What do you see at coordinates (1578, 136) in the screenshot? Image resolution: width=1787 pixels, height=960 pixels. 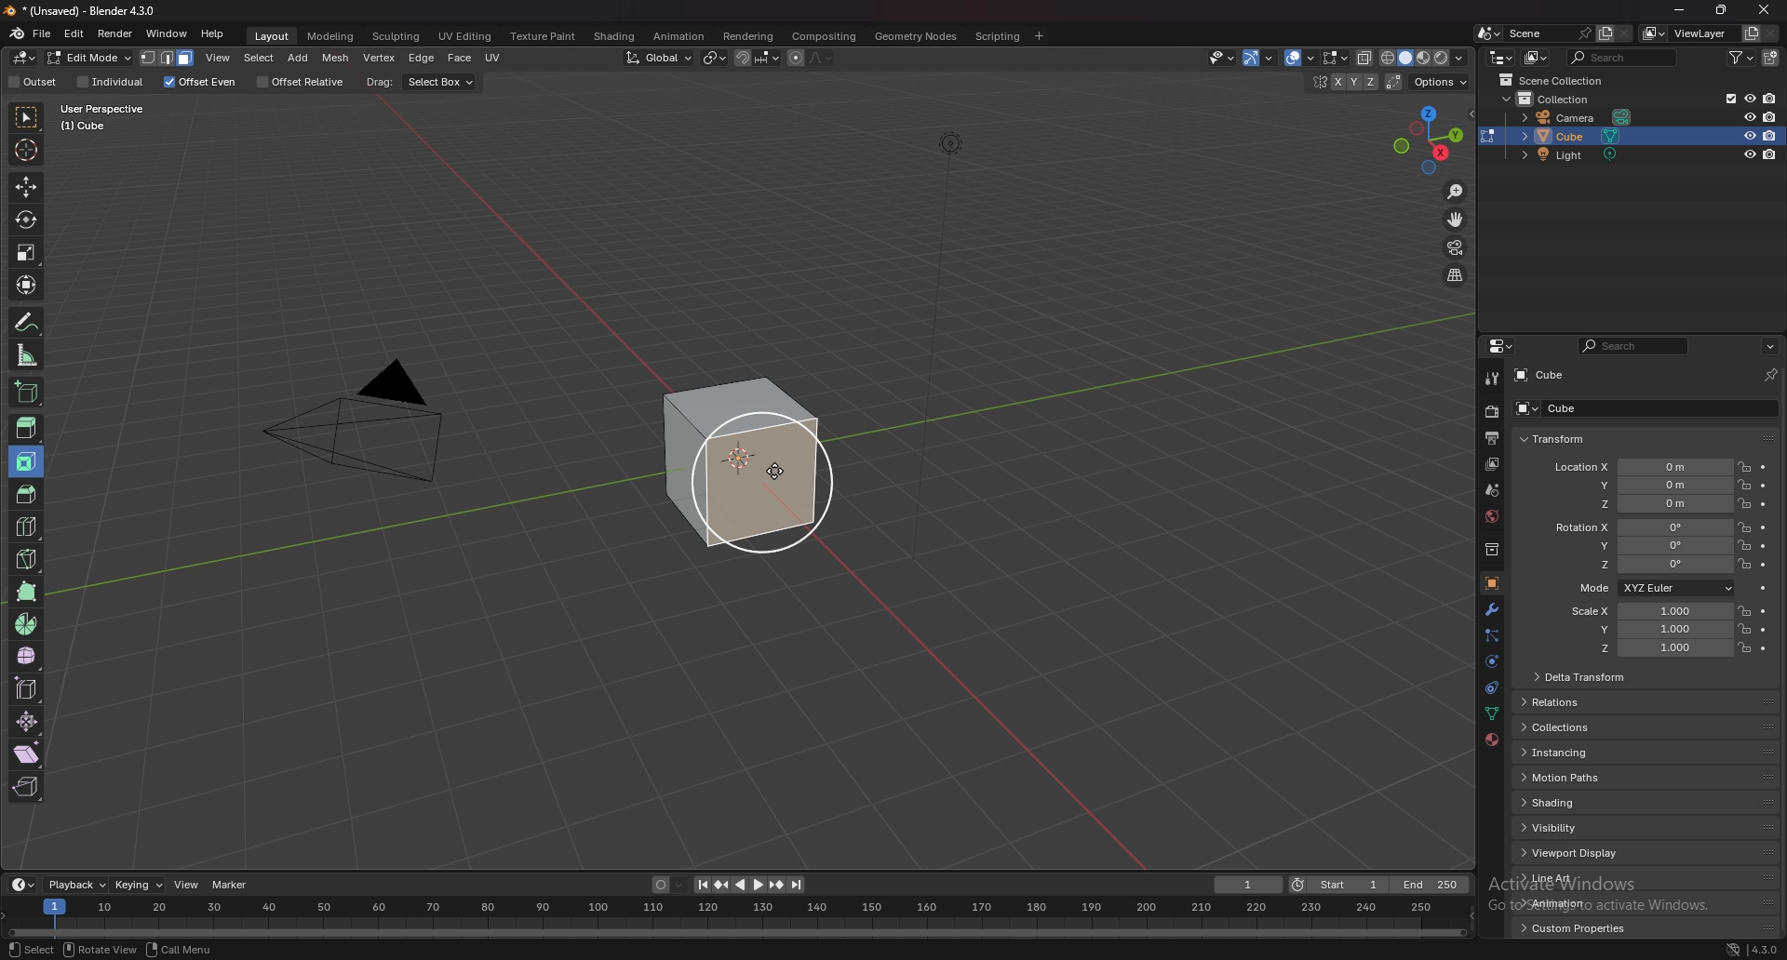 I see `cube` at bounding box center [1578, 136].